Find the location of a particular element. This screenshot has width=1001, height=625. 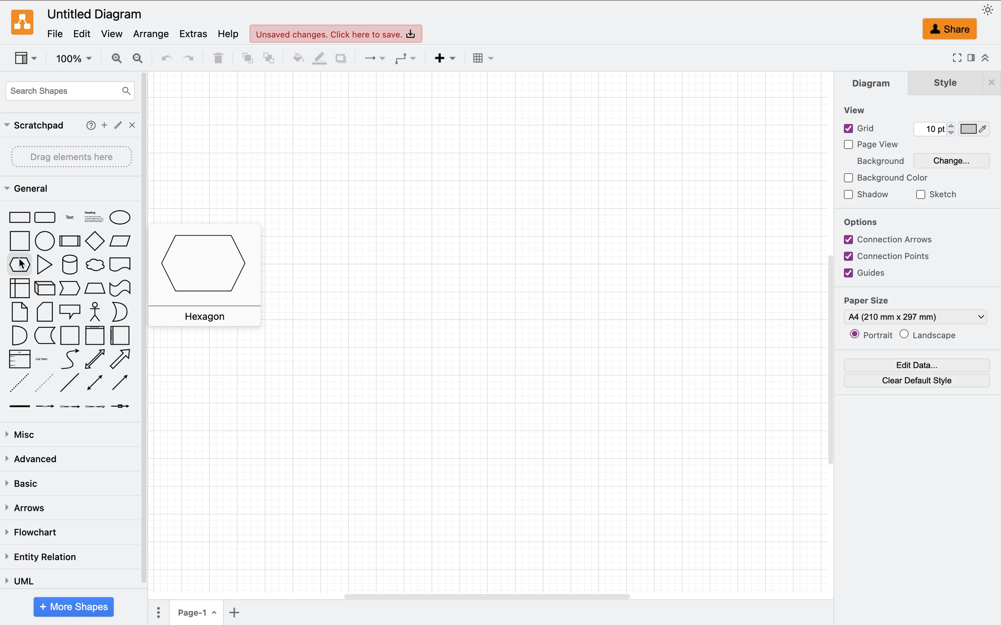

application logo is located at coordinates (22, 22).